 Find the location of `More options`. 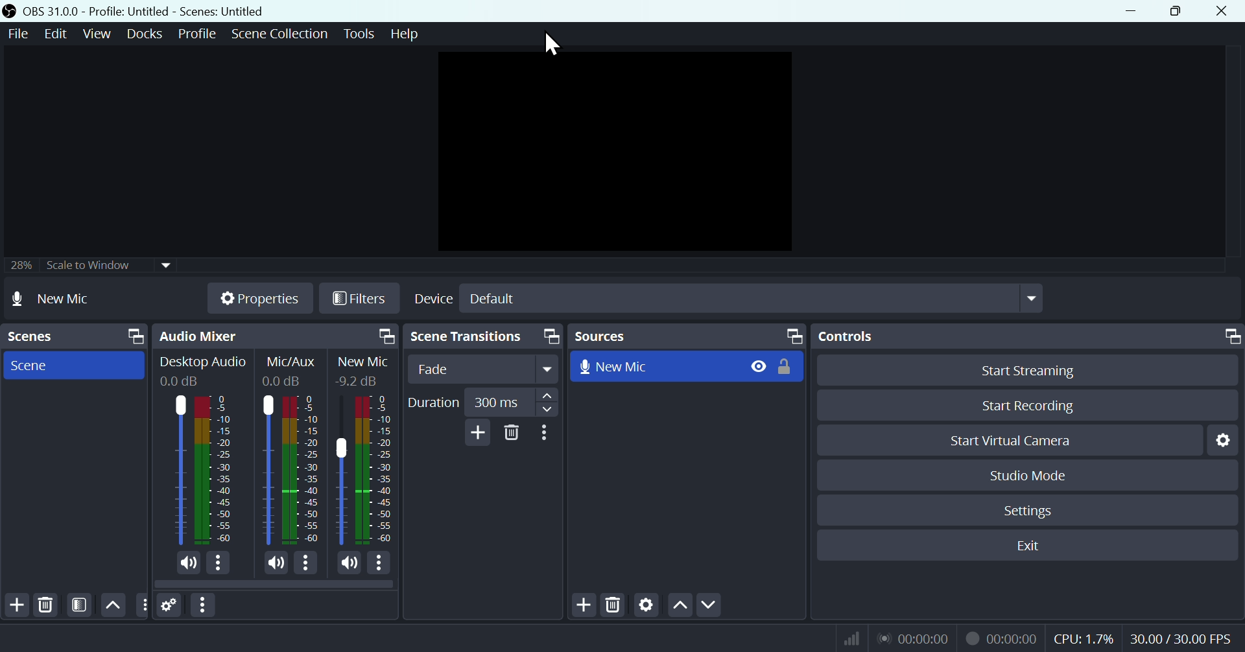

More options is located at coordinates (380, 564).